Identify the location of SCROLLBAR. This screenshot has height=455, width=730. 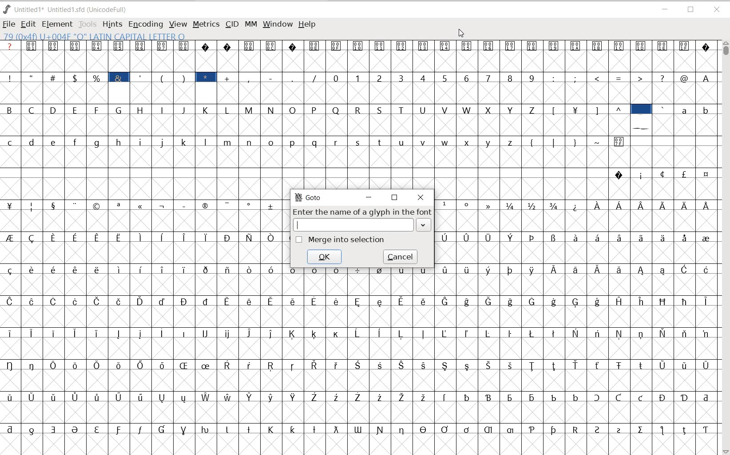
(725, 247).